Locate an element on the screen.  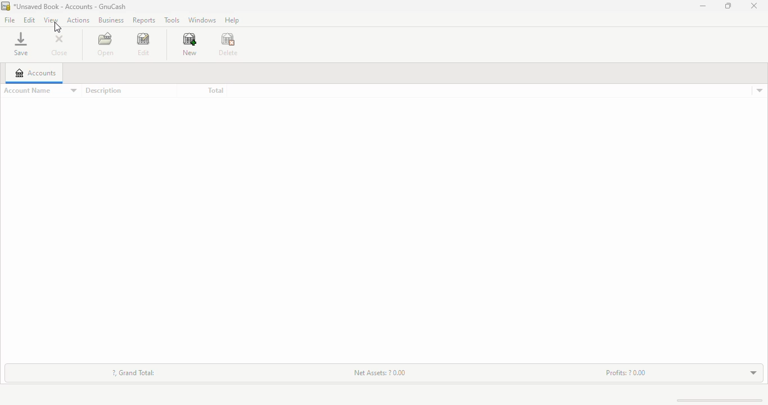
accounts is located at coordinates (35, 73).